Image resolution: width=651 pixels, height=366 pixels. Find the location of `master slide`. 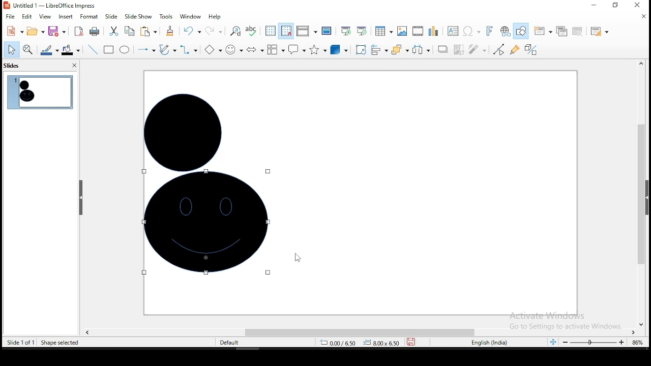

master slide is located at coordinates (326, 31).